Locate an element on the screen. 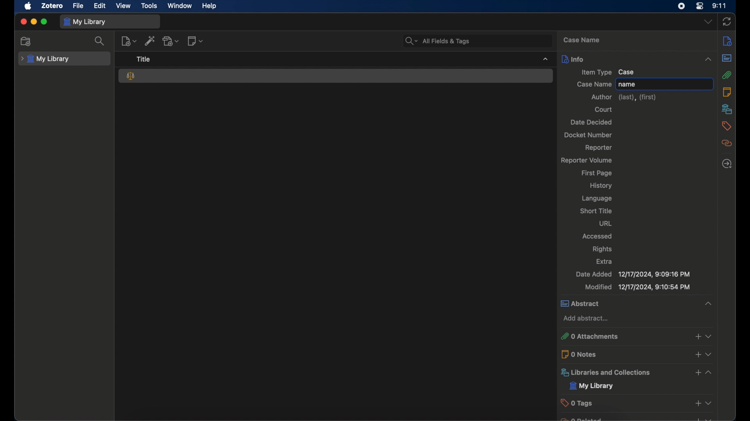  docket number is located at coordinates (588, 135).